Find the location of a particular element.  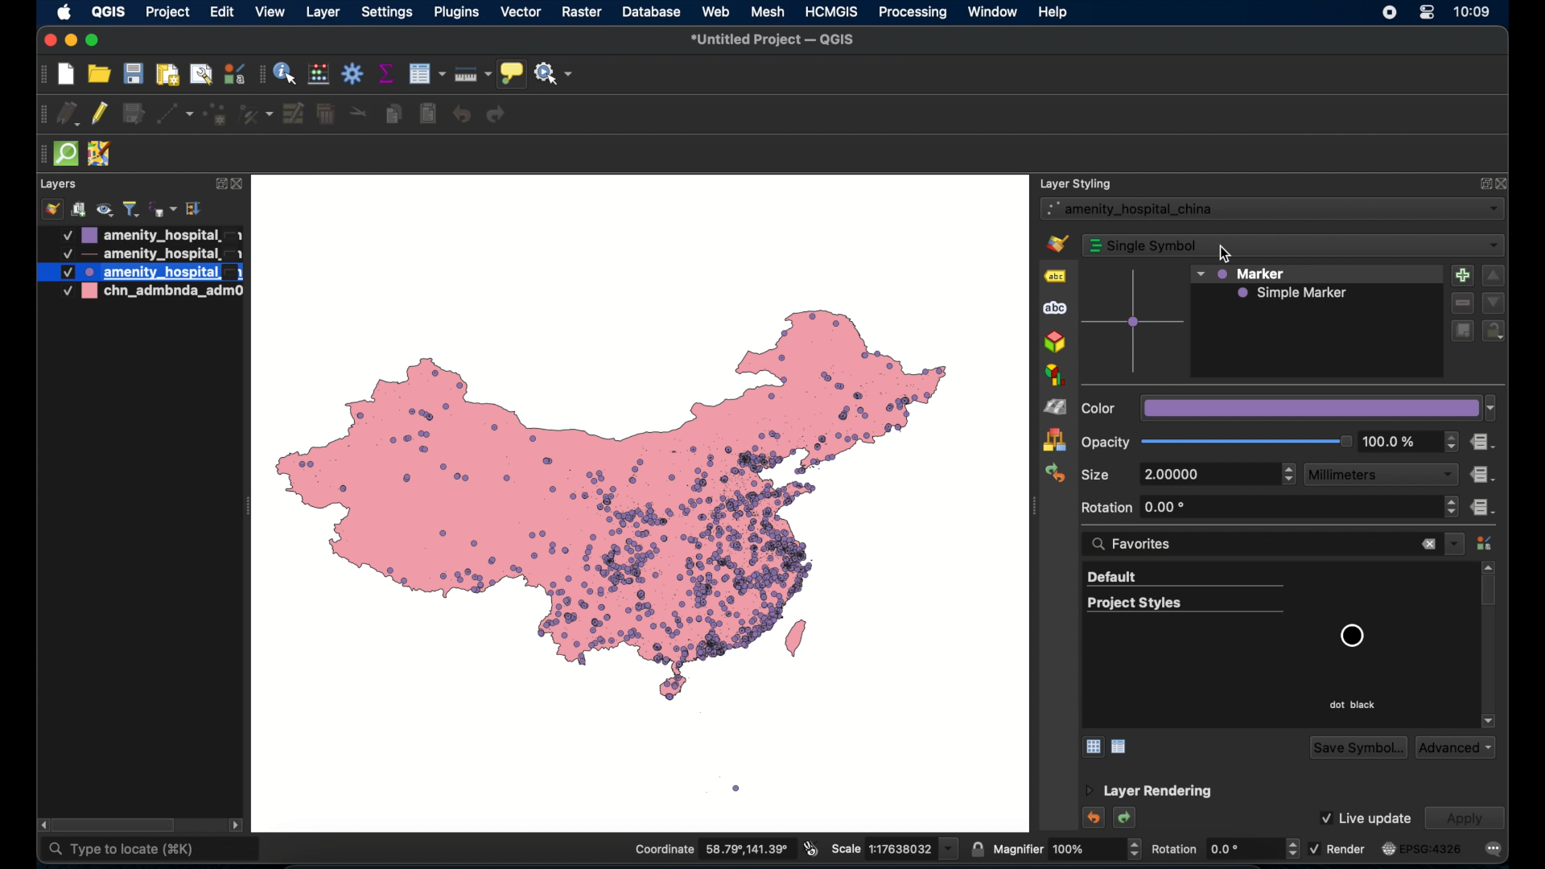

layer 4 is located at coordinates (146, 293).